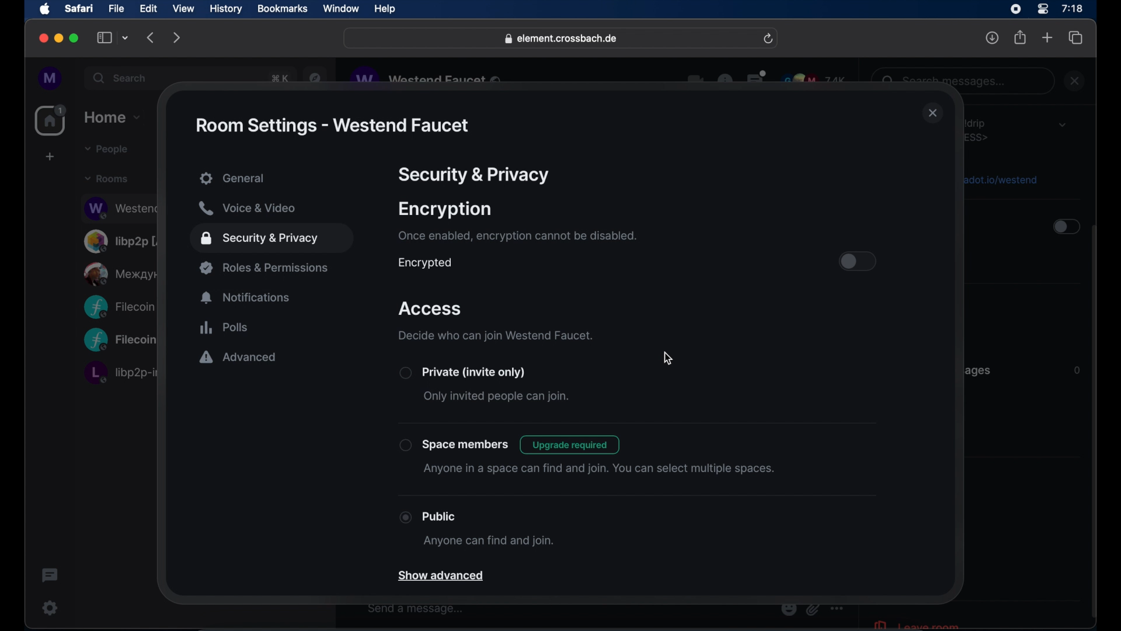 The width and height of the screenshot is (1121, 631). What do you see at coordinates (428, 516) in the screenshot?
I see `public` at bounding box center [428, 516].